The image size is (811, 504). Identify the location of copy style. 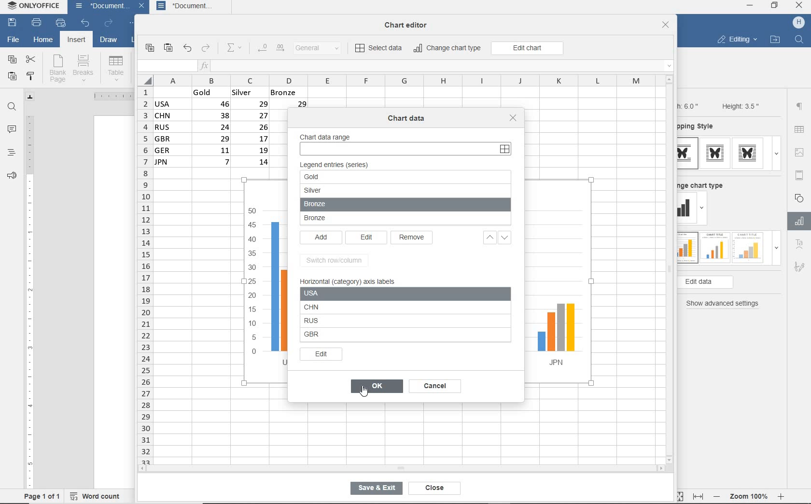
(31, 76).